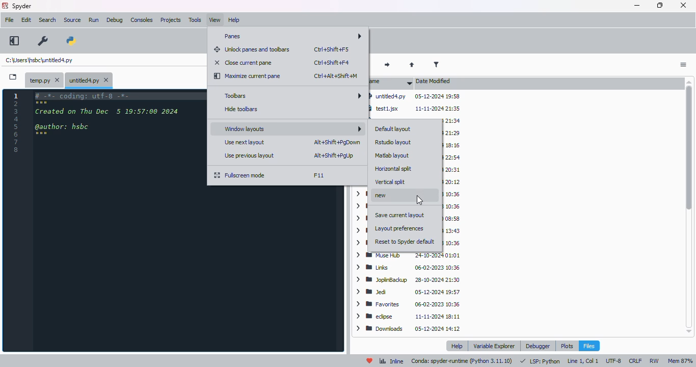  What do you see at coordinates (363, 65) in the screenshot?
I see `back` at bounding box center [363, 65].